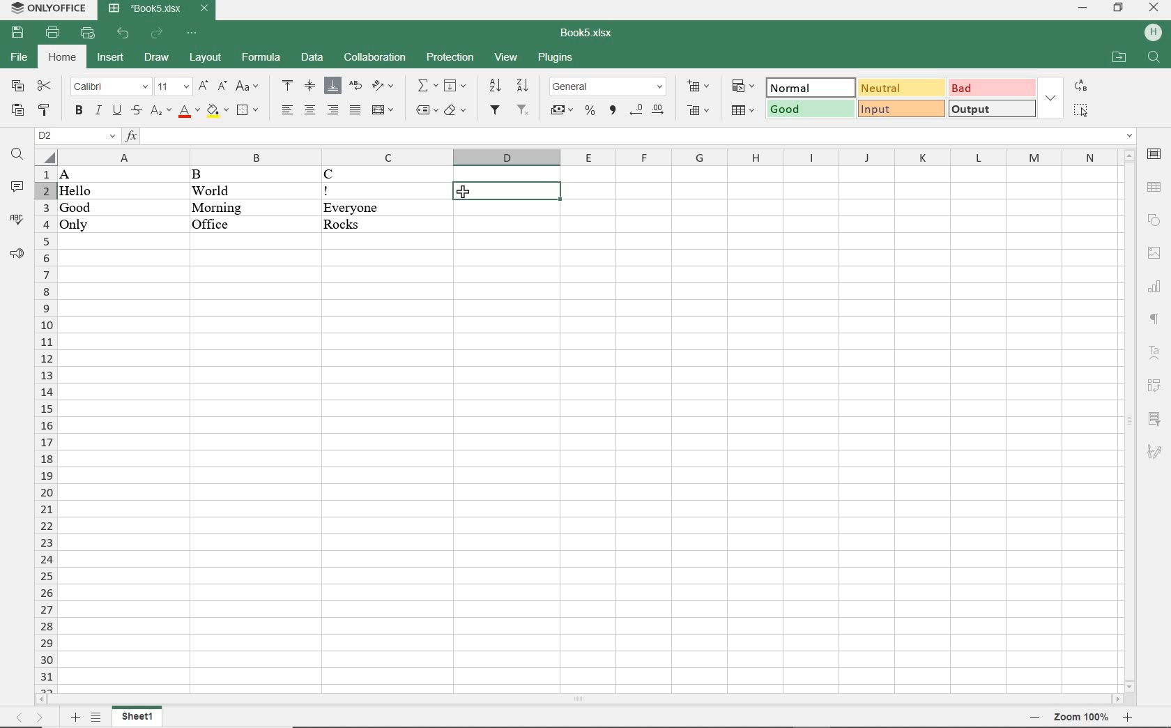 The height and width of the screenshot is (728, 1171). Describe the element at coordinates (206, 58) in the screenshot. I see `layout` at that location.